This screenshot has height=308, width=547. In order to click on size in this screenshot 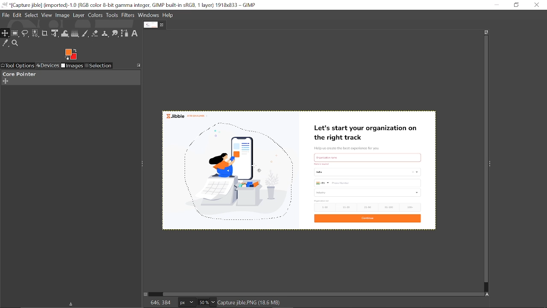, I will do `click(322, 201)`.